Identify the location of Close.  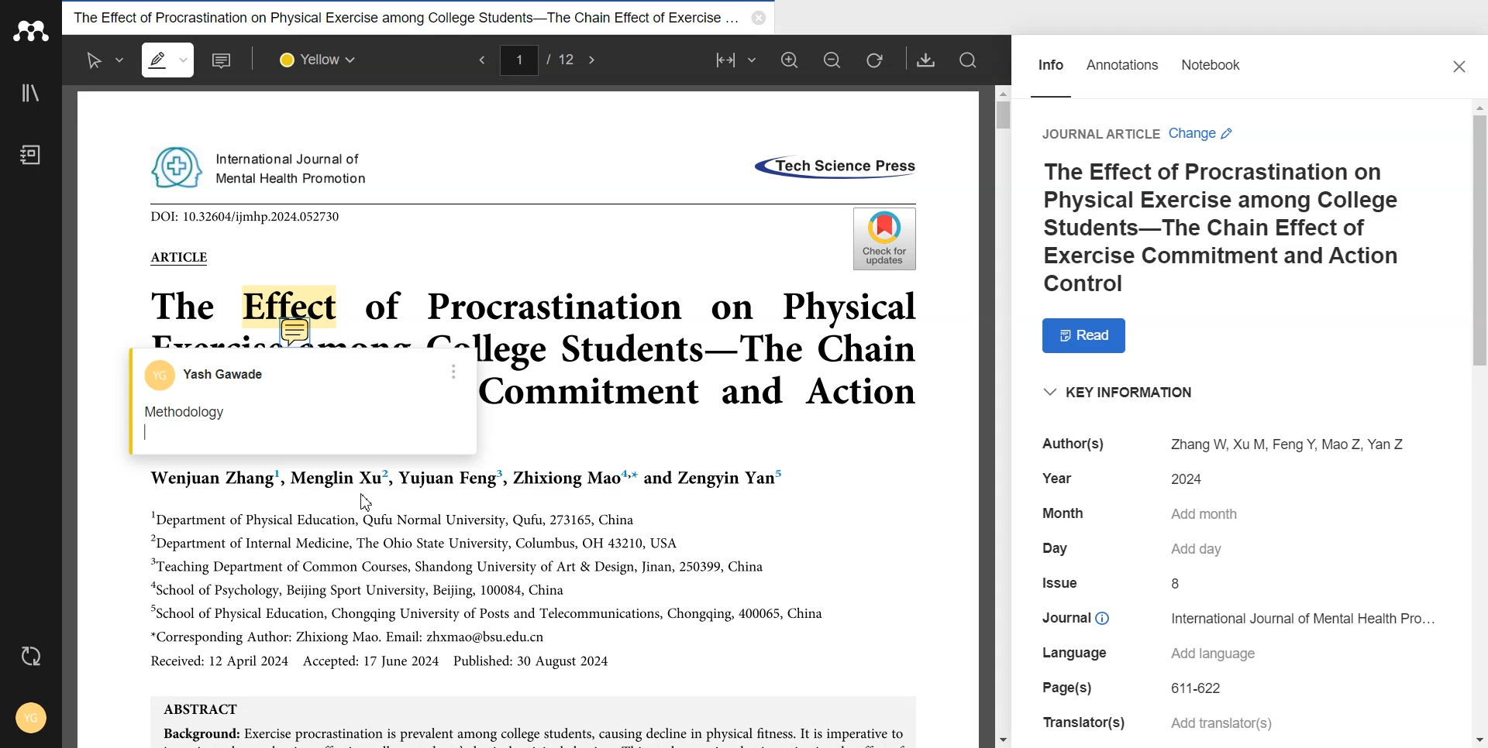
(756, 18).